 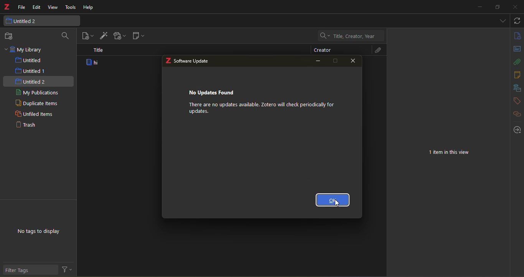 I want to click on sync, so click(x=518, y=20).